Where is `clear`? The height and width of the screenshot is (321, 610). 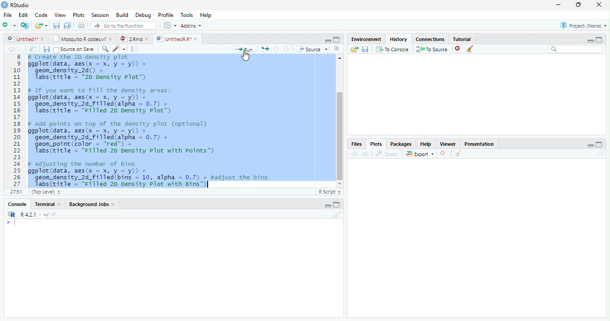
clear is located at coordinates (458, 154).